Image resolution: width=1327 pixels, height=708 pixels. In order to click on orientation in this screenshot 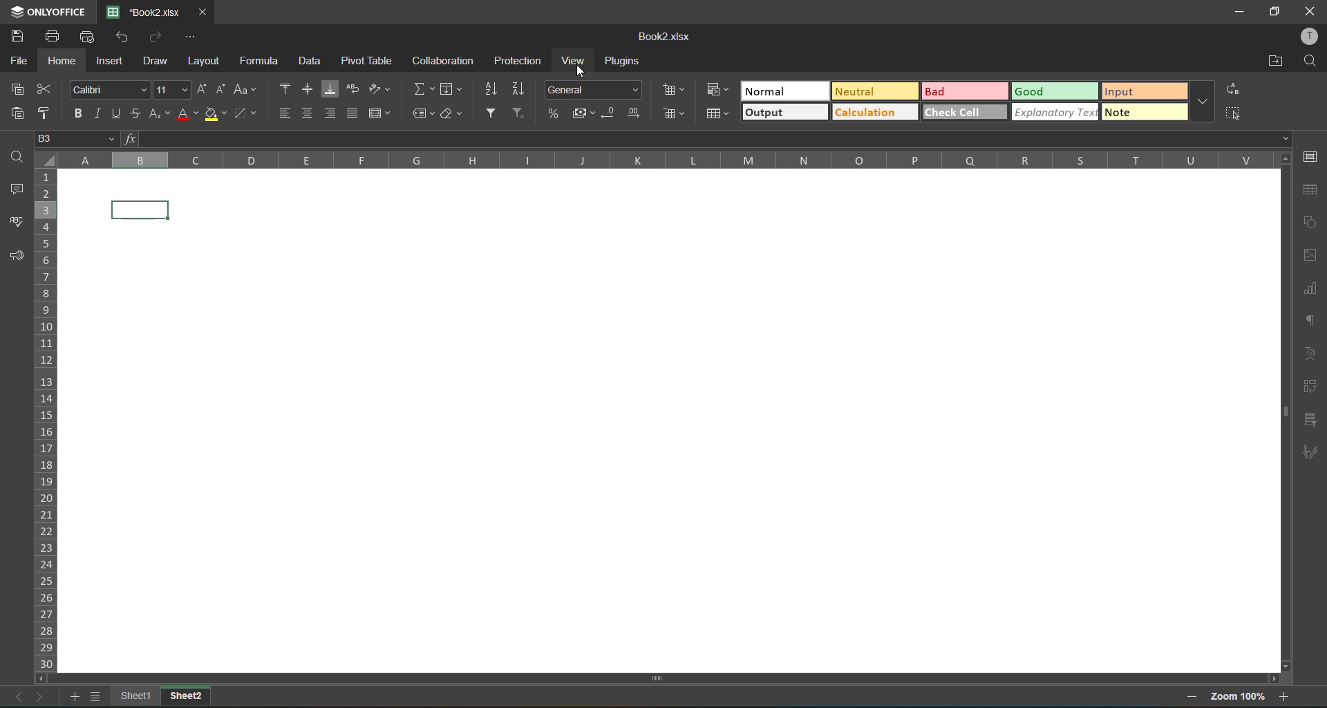, I will do `click(384, 89)`.